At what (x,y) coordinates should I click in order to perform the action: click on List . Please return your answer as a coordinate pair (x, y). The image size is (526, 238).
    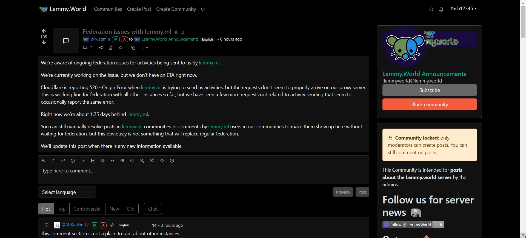
    Looking at the image, I should click on (123, 160).